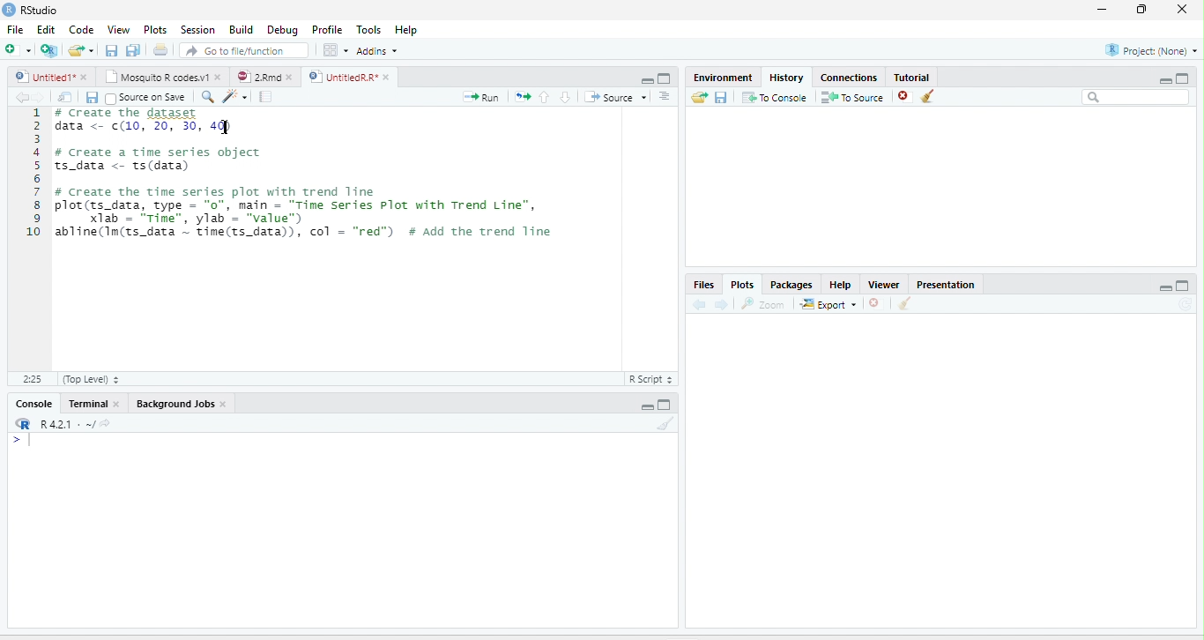 This screenshot has height=640, width=1204. Describe the element at coordinates (84, 77) in the screenshot. I see `close` at that location.